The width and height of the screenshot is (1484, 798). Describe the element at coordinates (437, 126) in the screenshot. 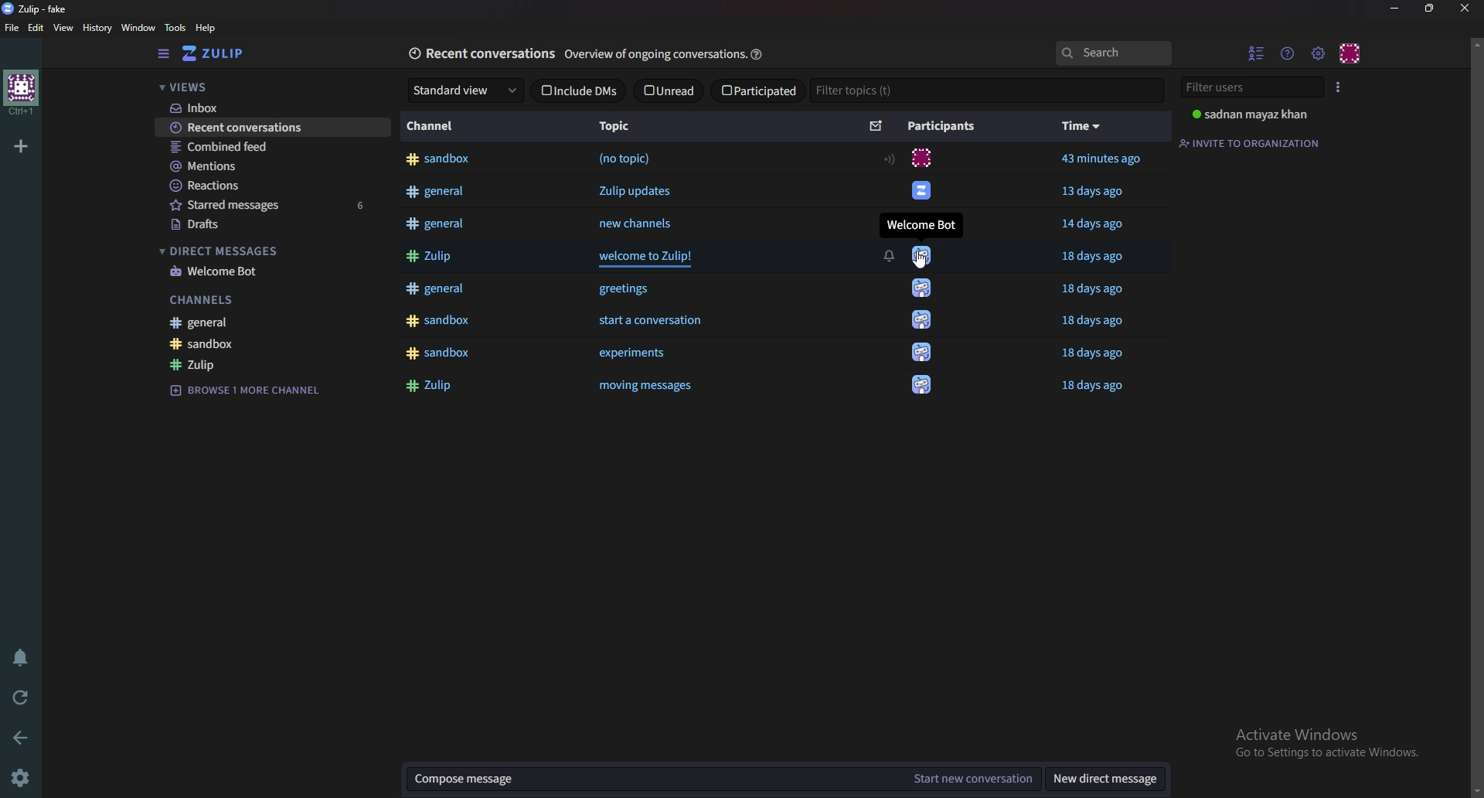

I see `Channel` at that location.